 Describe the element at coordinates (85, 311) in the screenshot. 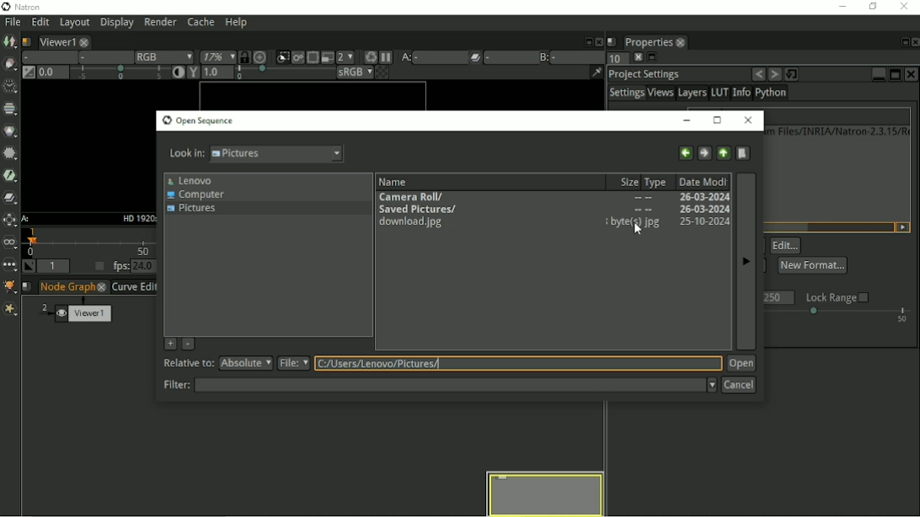

I see `Viewer1` at that location.